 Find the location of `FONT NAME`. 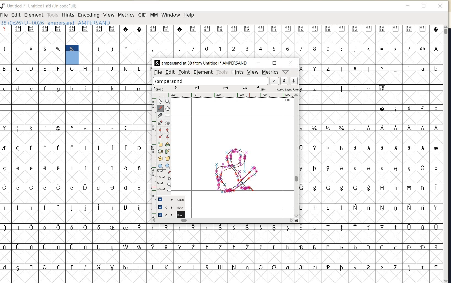

FONT NAME is located at coordinates (200, 63).